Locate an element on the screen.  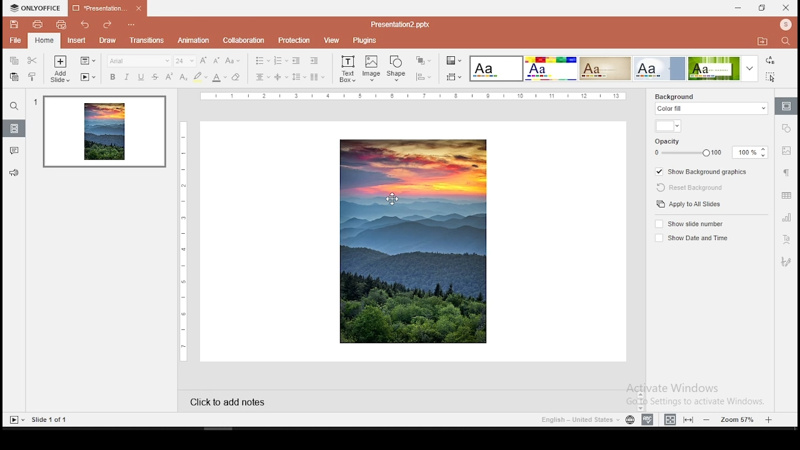
paragraph settings is located at coordinates (785, 172).